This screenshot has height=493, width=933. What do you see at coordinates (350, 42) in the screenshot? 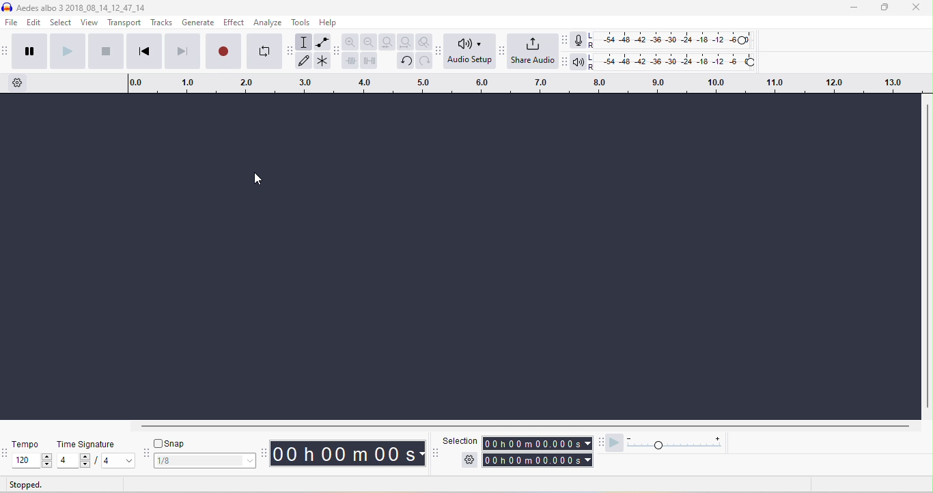
I see `zoom in` at bounding box center [350, 42].